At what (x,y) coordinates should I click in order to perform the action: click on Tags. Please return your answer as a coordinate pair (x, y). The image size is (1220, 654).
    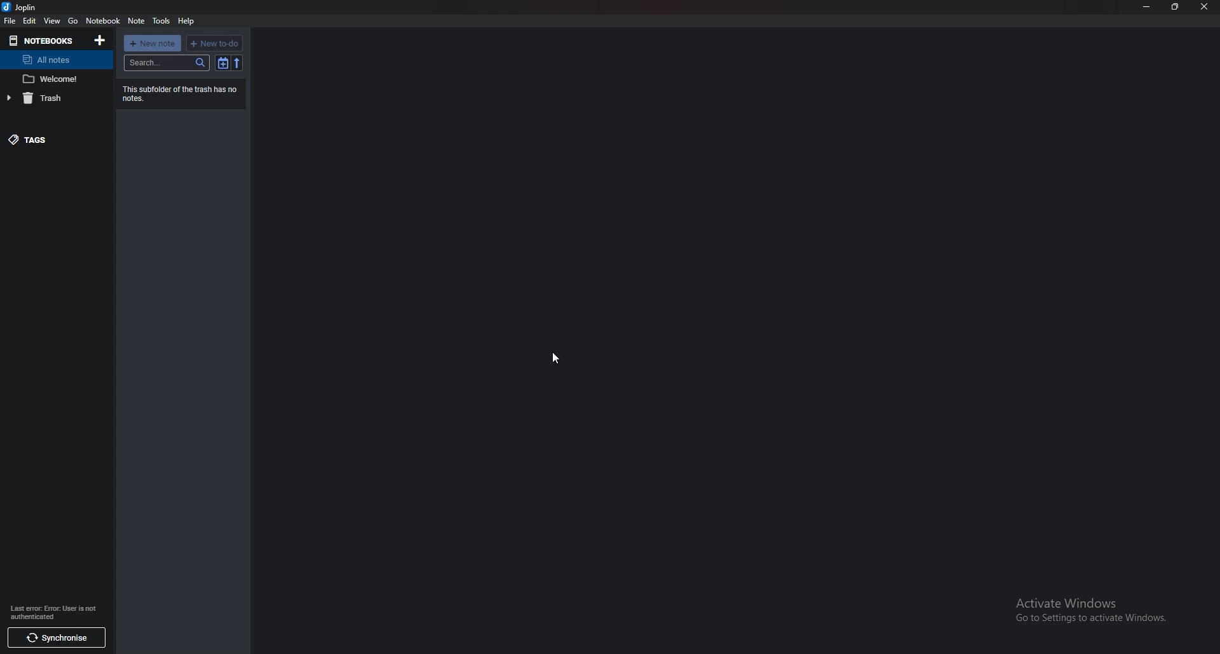
    Looking at the image, I should click on (49, 139).